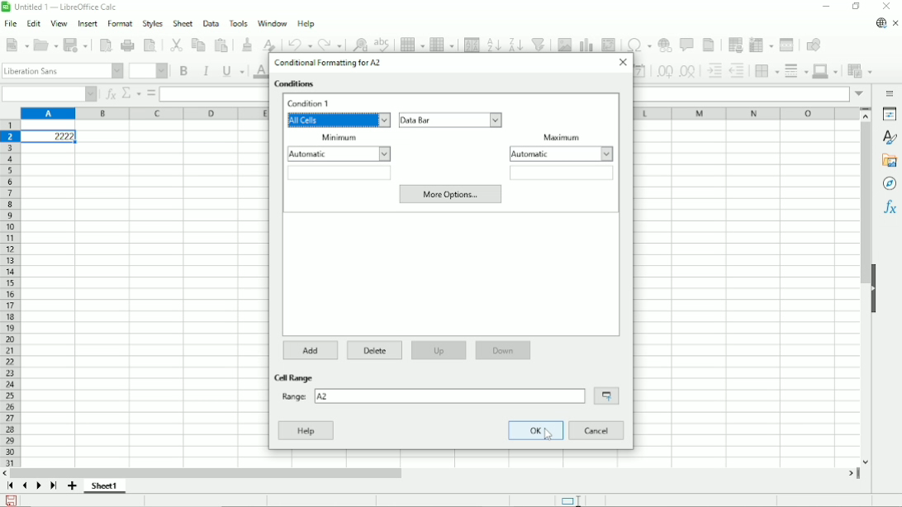 This screenshot has width=902, height=507. What do you see at coordinates (624, 62) in the screenshot?
I see `Close` at bounding box center [624, 62].